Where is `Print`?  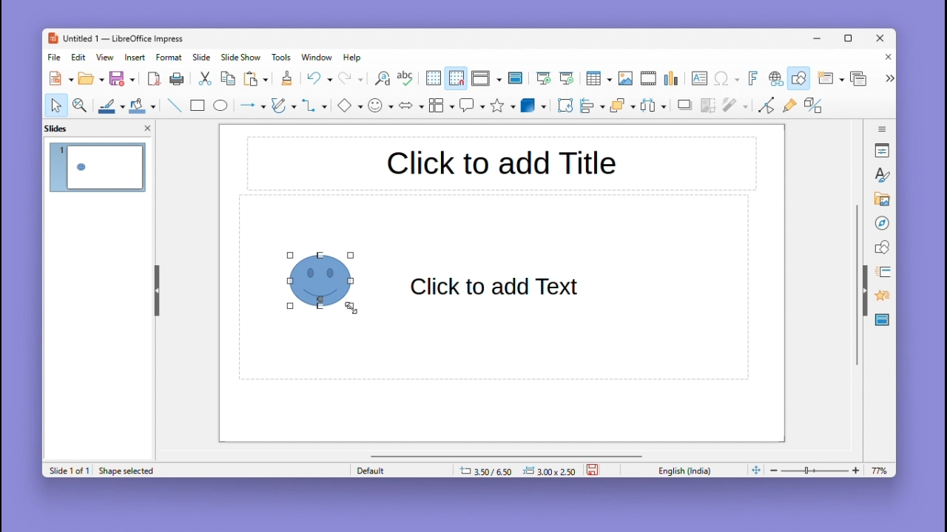 Print is located at coordinates (177, 79).